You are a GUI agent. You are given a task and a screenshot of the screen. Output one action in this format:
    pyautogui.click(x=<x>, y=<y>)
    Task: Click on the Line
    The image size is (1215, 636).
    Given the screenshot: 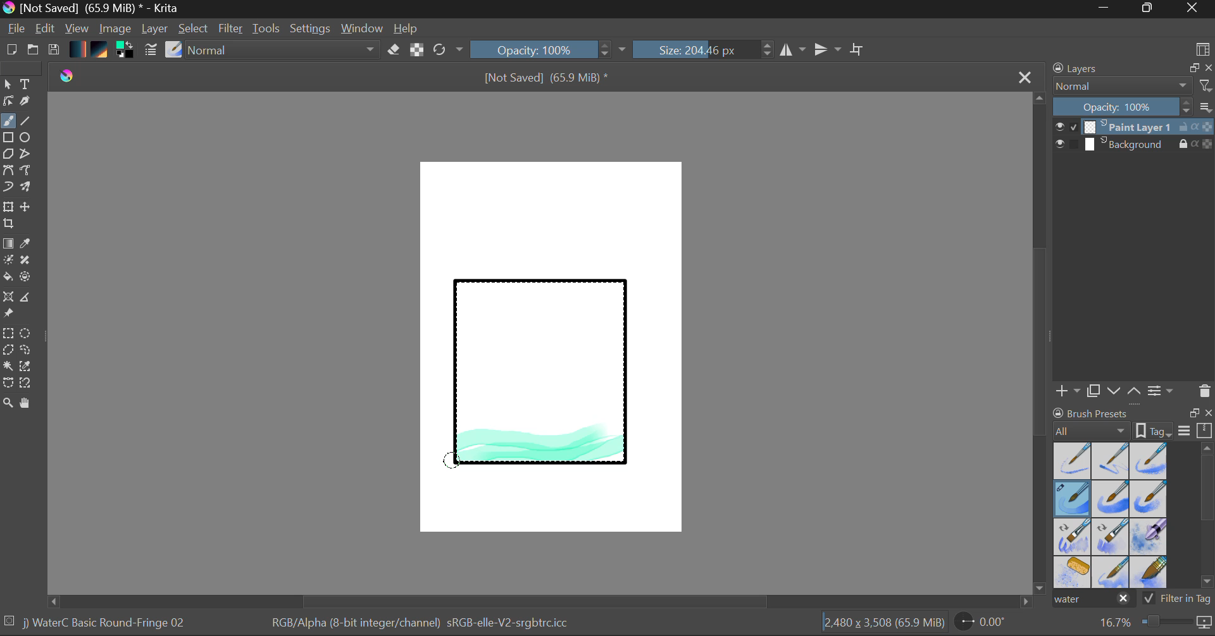 What is the action you would take?
    pyautogui.click(x=26, y=121)
    